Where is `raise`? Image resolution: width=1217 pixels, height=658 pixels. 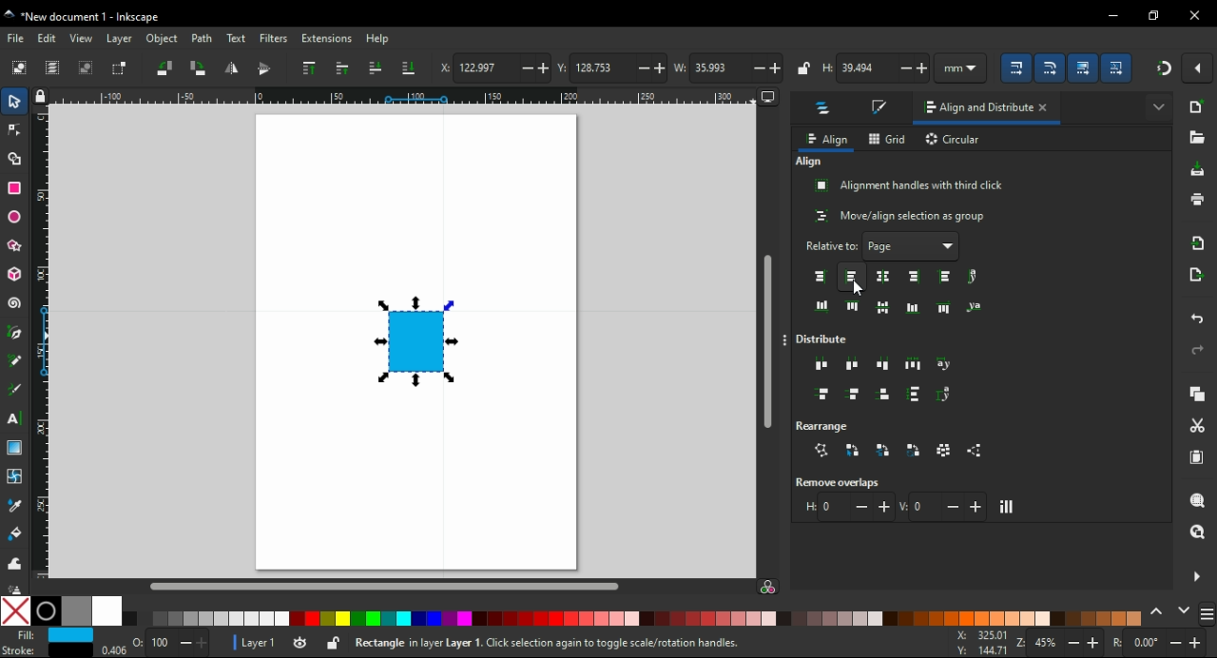 raise is located at coordinates (344, 68).